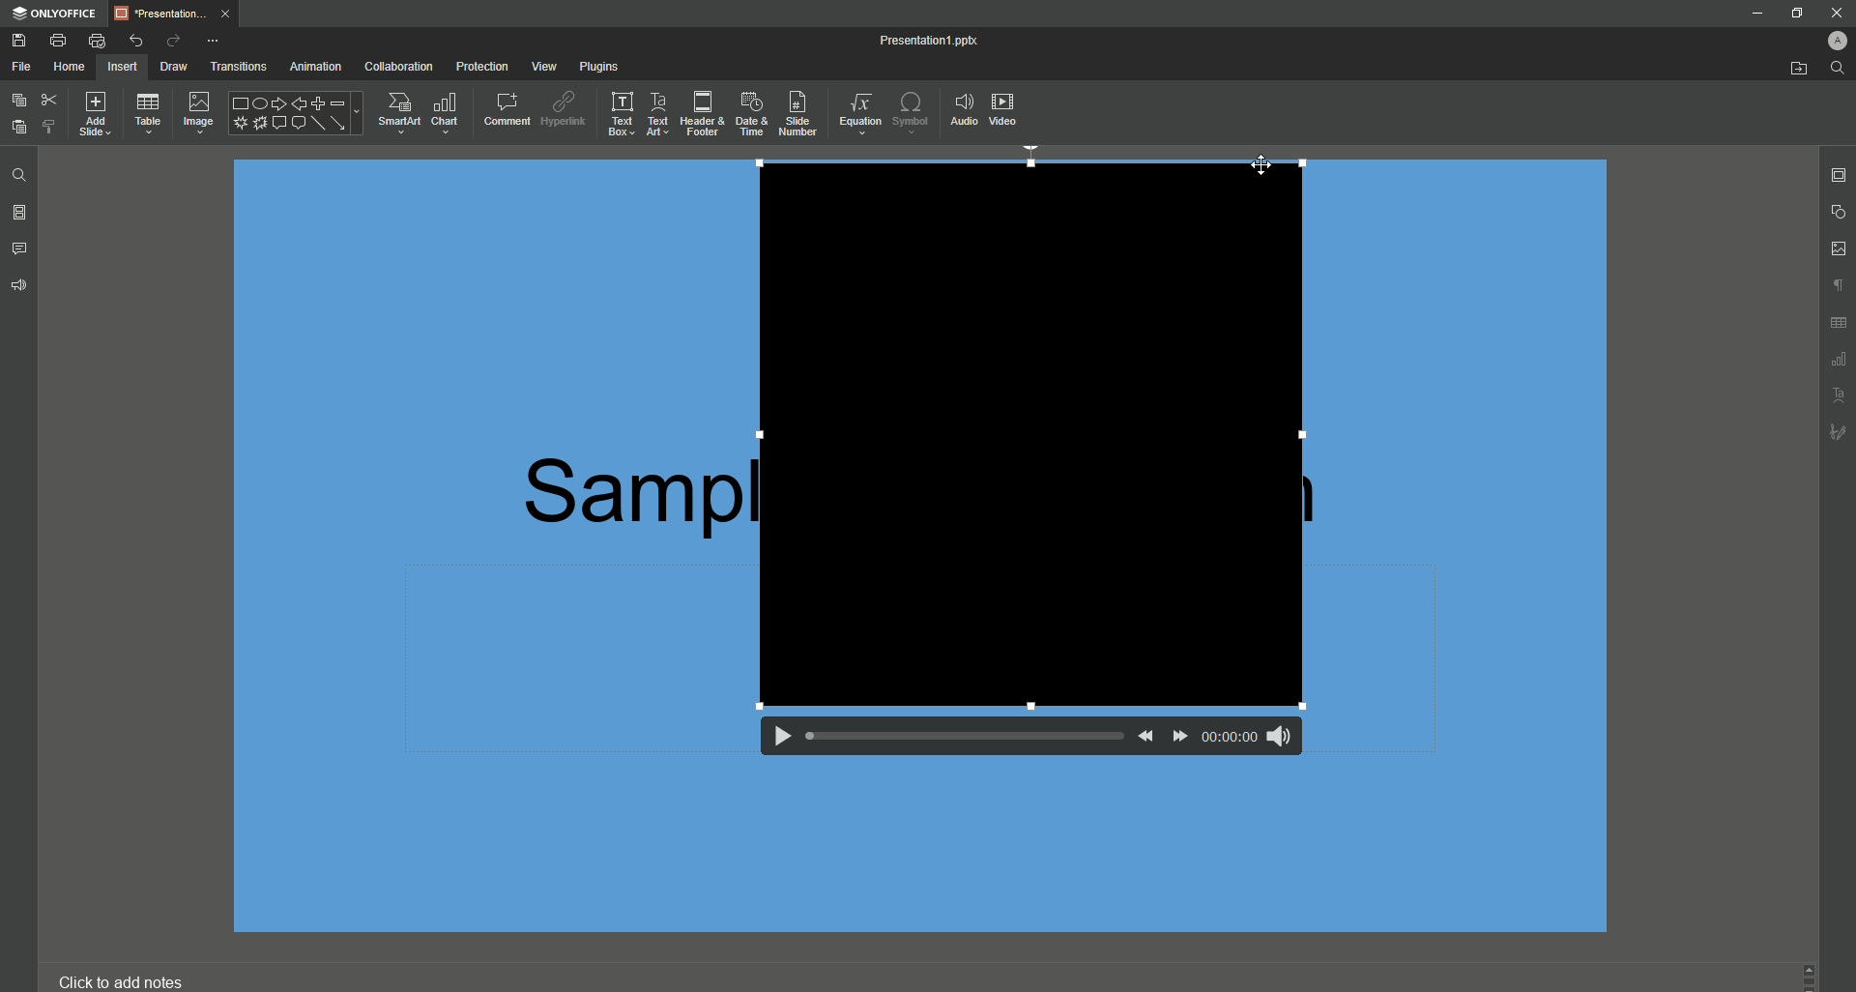 The height and width of the screenshot is (992, 1856). What do you see at coordinates (398, 112) in the screenshot?
I see `SmartArt` at bounding box center [398, 112].